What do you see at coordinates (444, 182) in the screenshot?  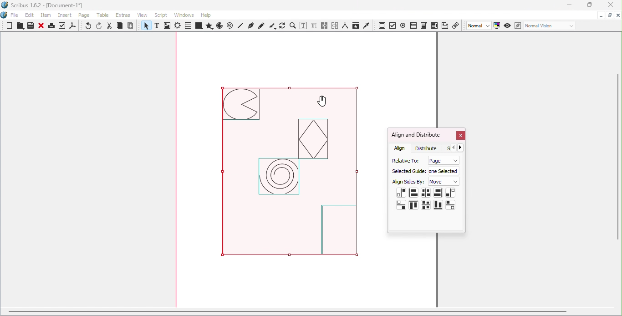 I see `Move` at bounding box center [444, 182].